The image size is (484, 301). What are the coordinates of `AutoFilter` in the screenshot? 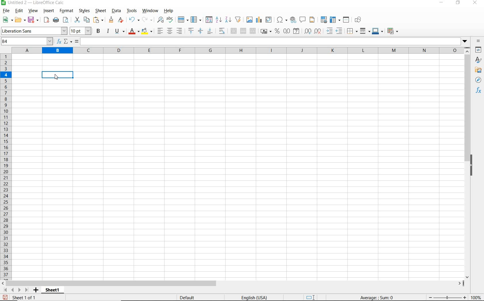 It's located at (239, 20).